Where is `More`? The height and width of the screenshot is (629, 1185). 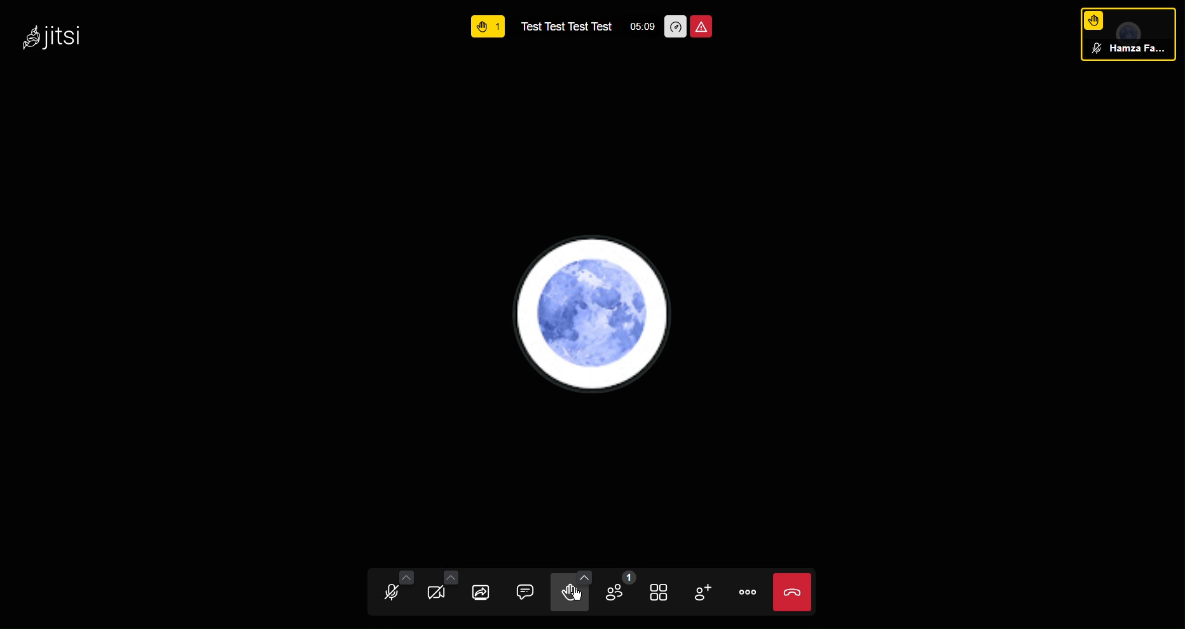
More is located at coordinates (750, 592).